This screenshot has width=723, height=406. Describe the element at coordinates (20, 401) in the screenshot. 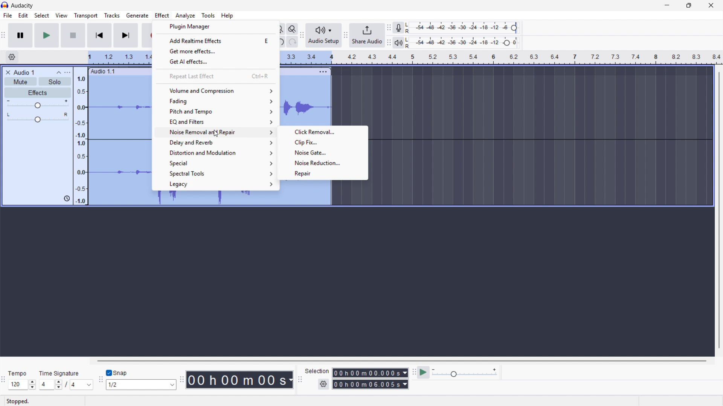

I see `stopped` at that location.